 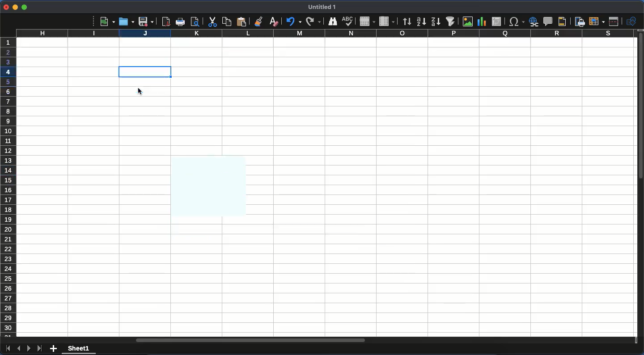 What do you see at coordinates (146, 22) in the screenshot?
I see `save` at bounding box center [146, 22].